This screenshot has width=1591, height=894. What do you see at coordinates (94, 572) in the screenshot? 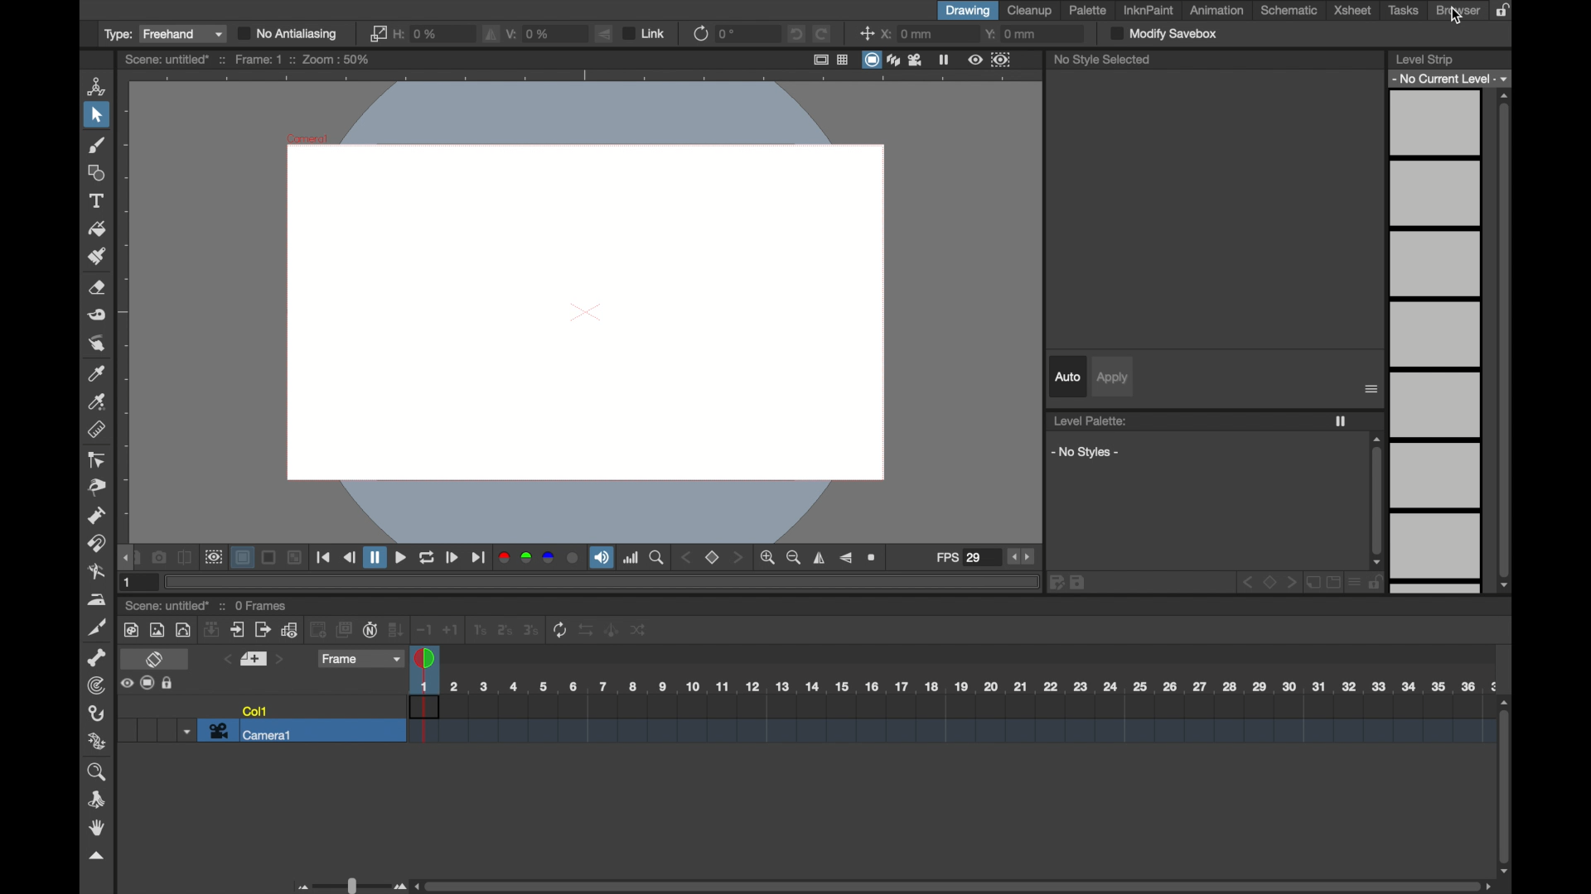
I see `blender tool` at bounding box center [94, 572].